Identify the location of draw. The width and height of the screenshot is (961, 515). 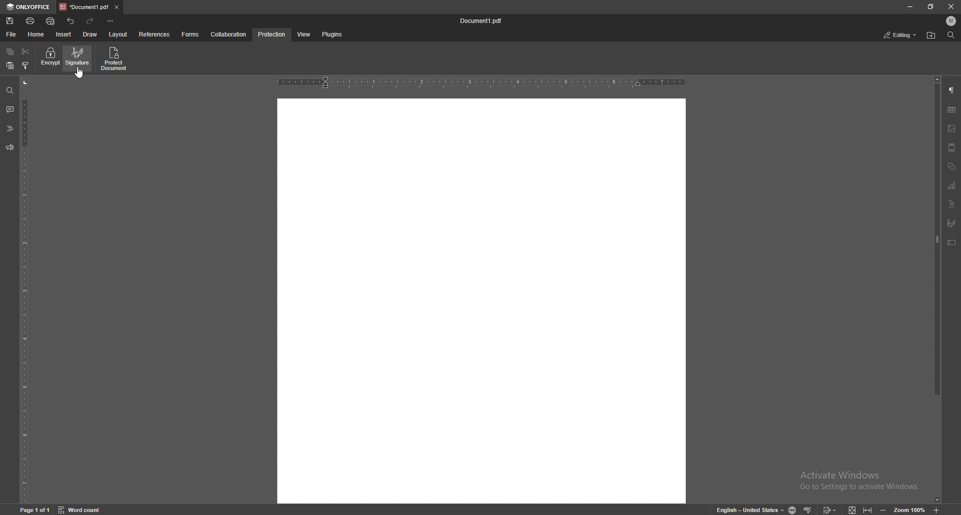
(90, 34).